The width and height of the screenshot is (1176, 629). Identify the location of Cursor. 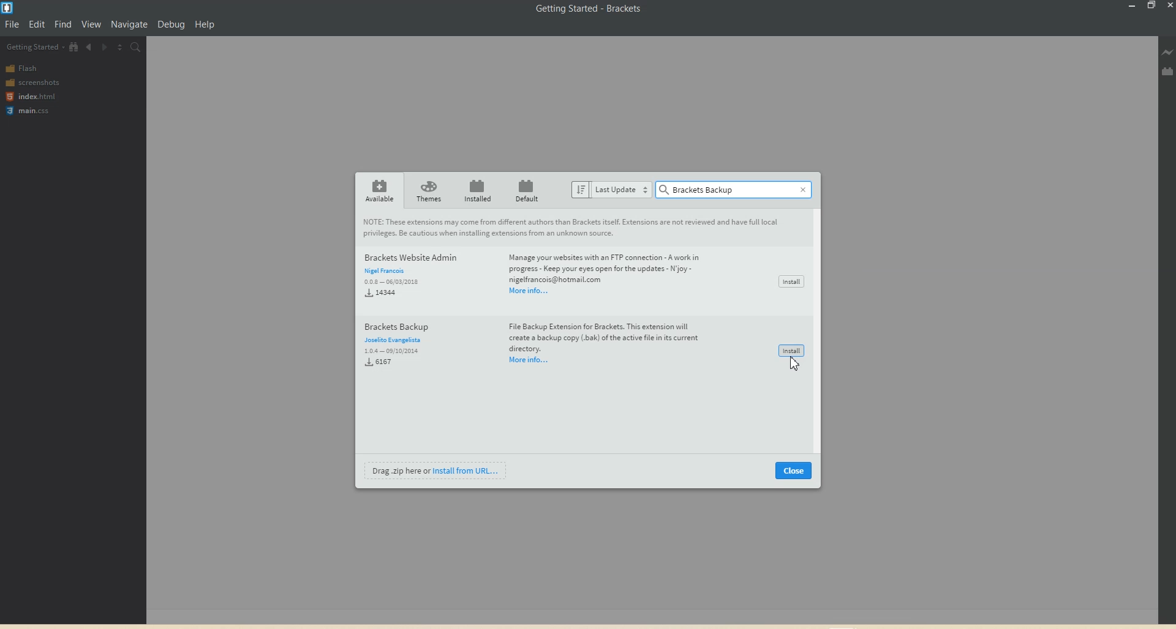
(793, 368).